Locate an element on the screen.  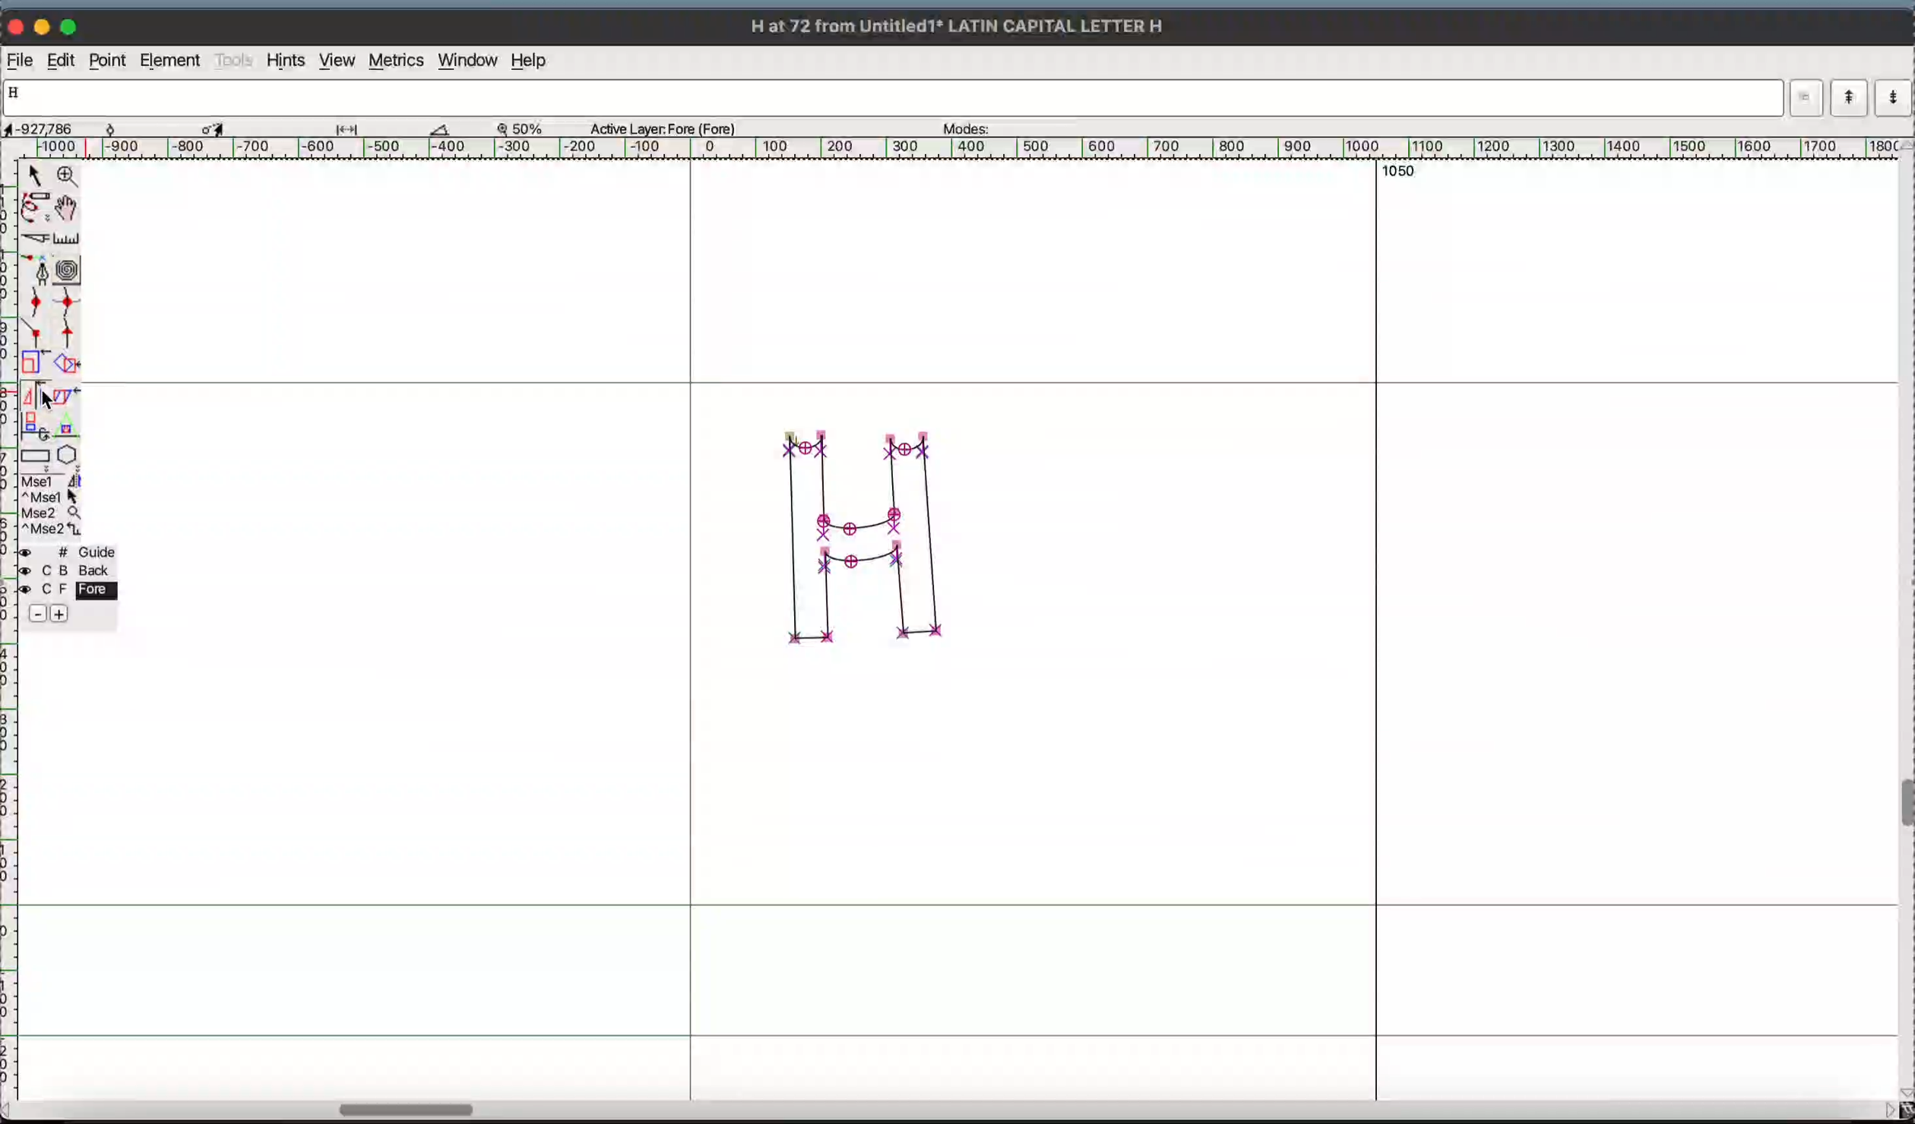
metrics is located at coordinates (394, 59).